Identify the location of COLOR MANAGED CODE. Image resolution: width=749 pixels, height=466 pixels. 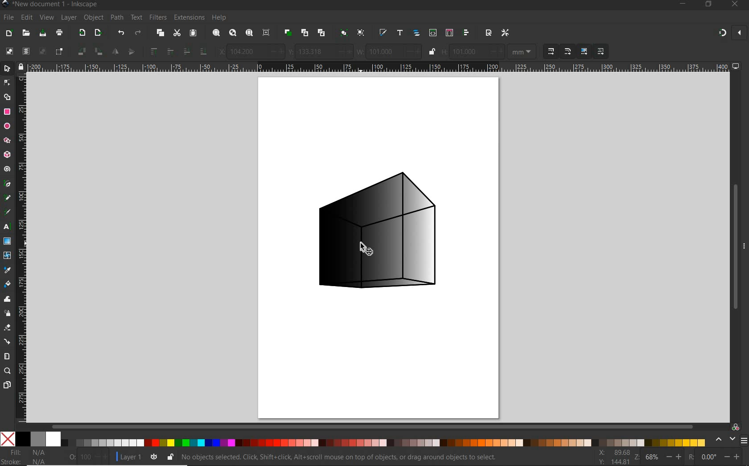
(736, 426).